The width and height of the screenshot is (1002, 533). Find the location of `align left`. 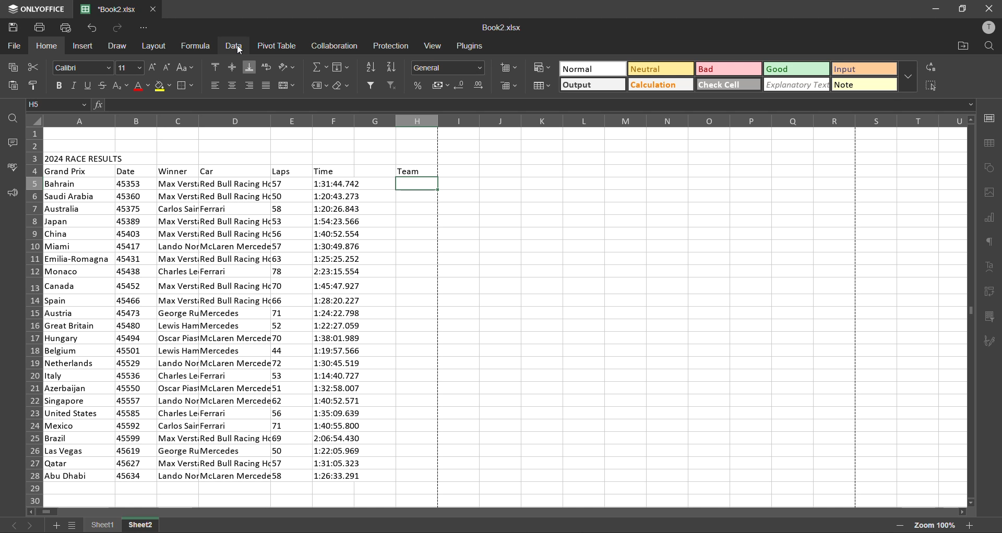

align left is located at coordinates (213, 86).